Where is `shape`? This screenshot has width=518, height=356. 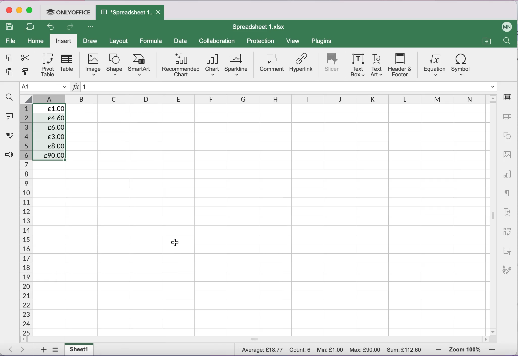 shape is located at coordinates (114, 66).